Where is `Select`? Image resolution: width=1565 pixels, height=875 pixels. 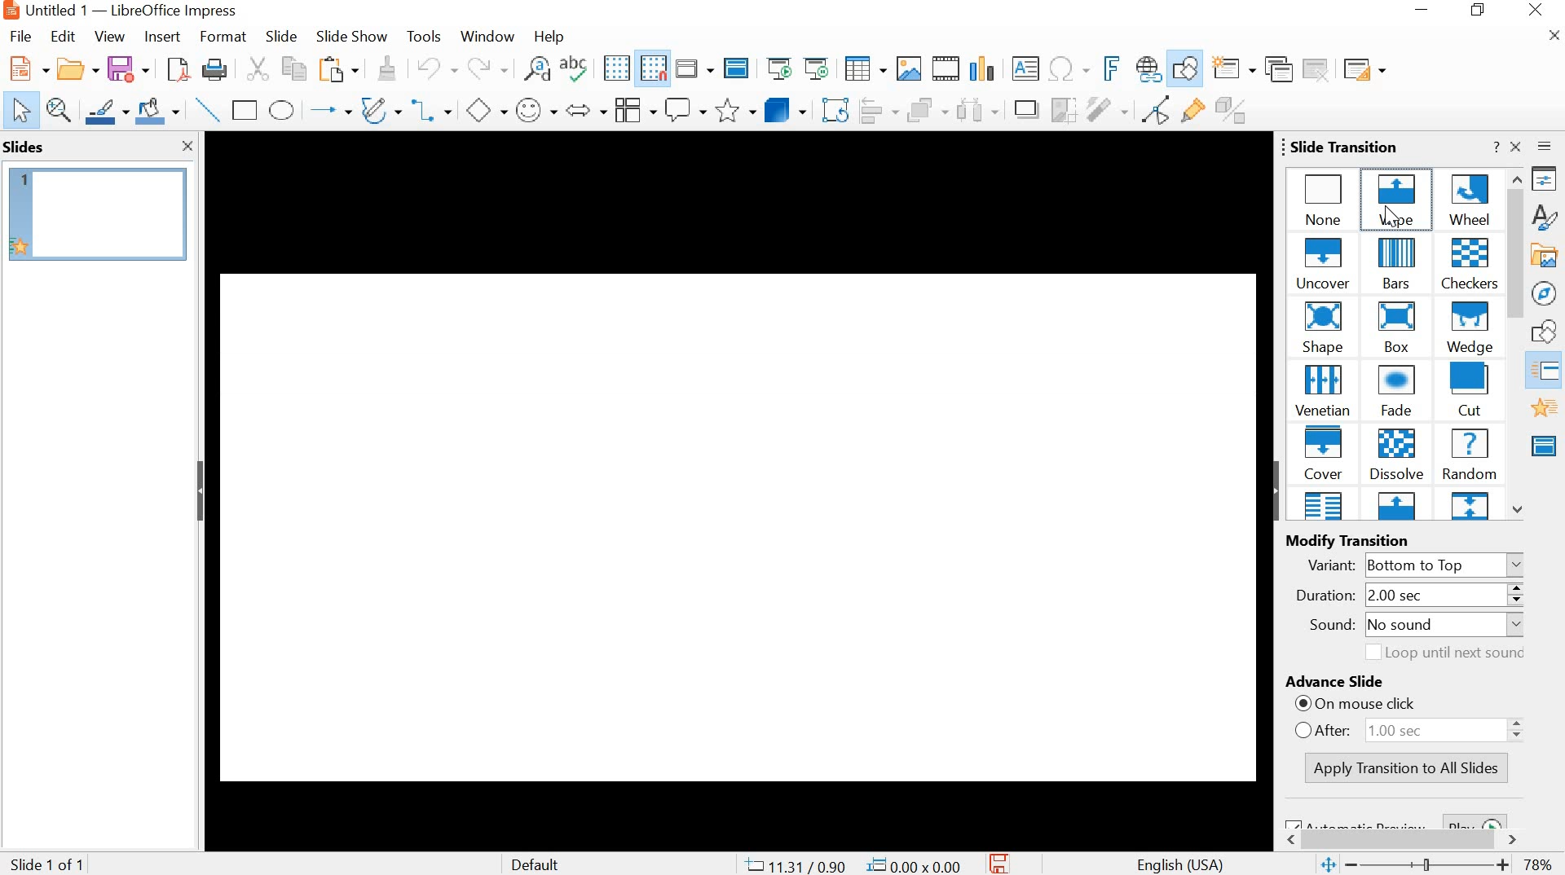
Select is located at coordinates (16, 111).